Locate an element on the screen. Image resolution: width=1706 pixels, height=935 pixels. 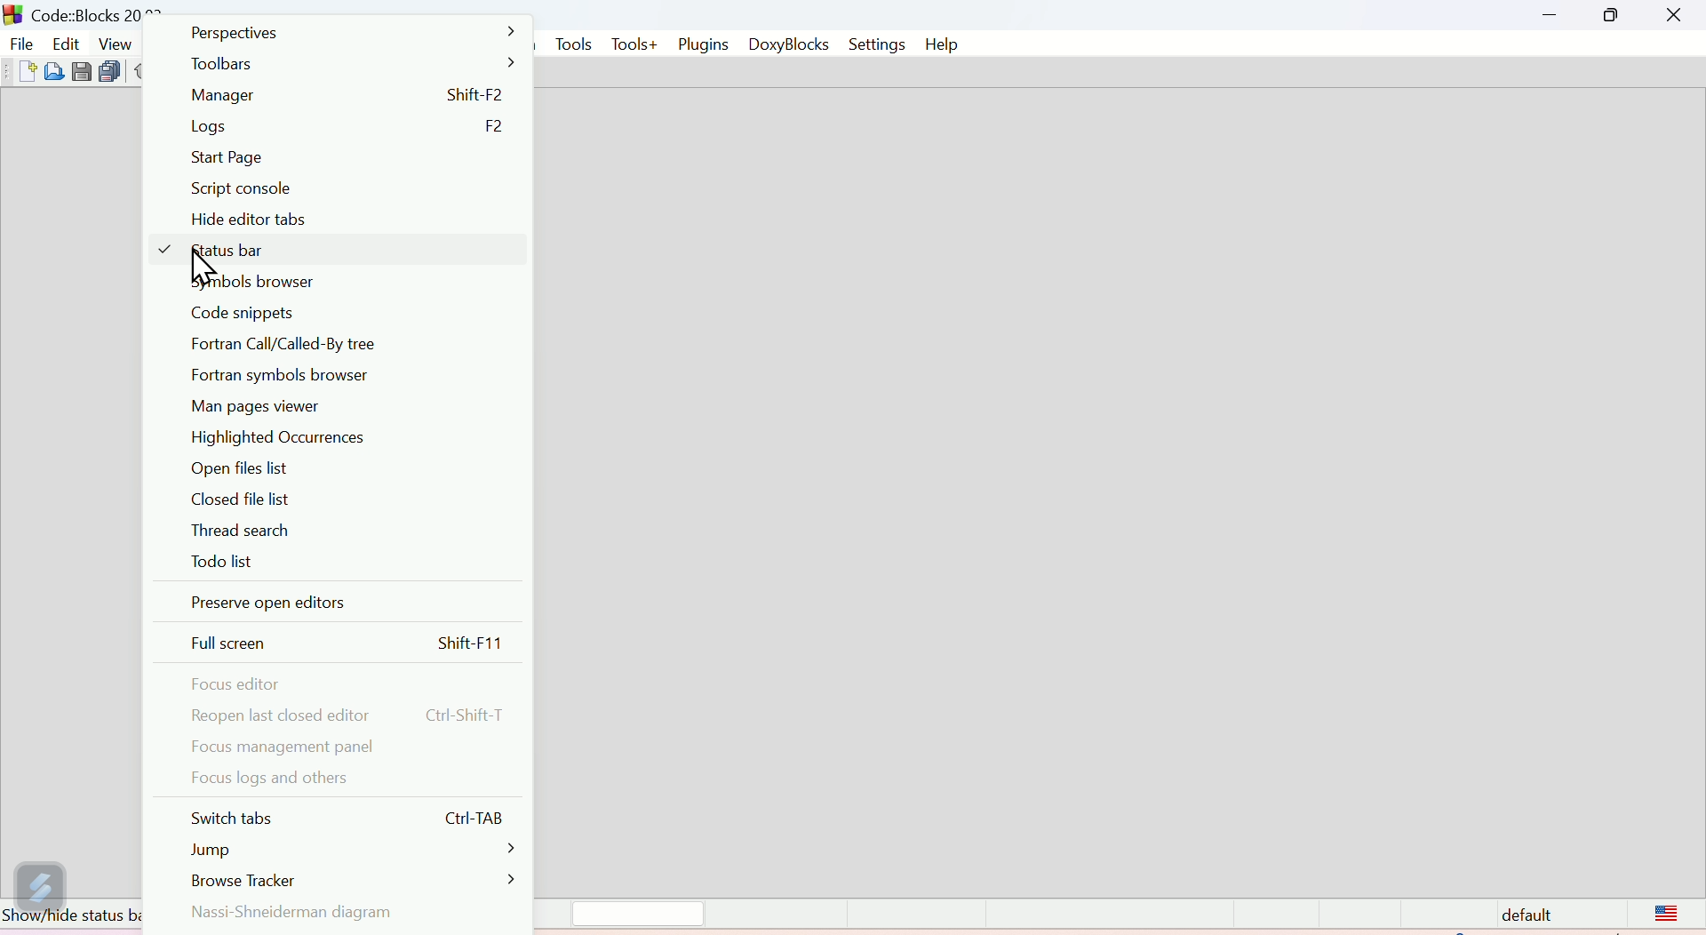
Court blocks 20.03 is located at coordinates (100, 11).